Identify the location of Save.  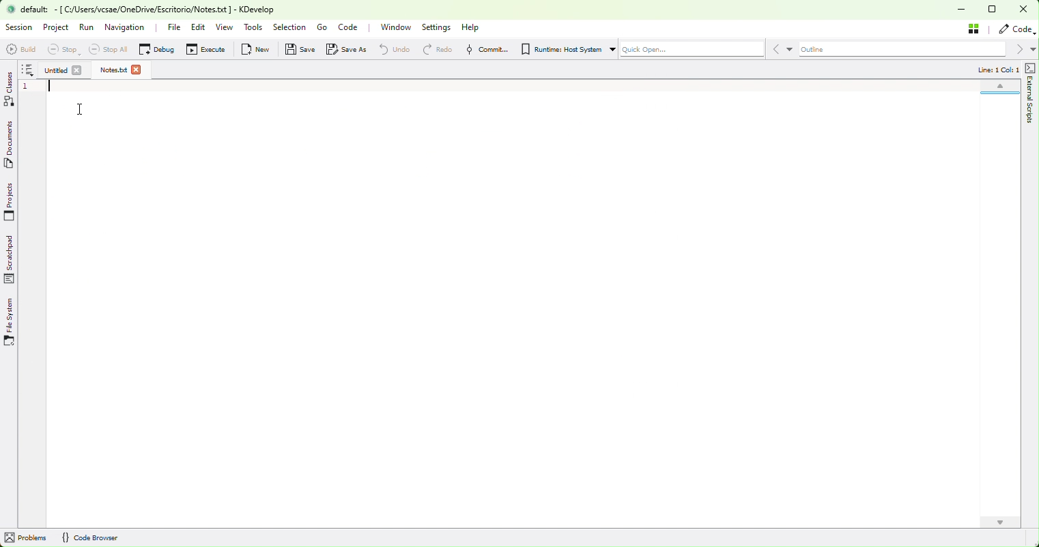
(302, 49).